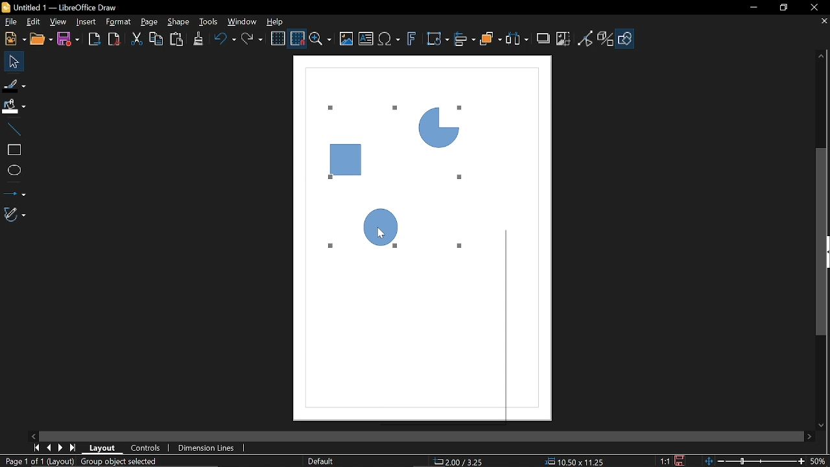  Describe the element at coordinates (150, 23) in the screenshot. I see `page` at that location.